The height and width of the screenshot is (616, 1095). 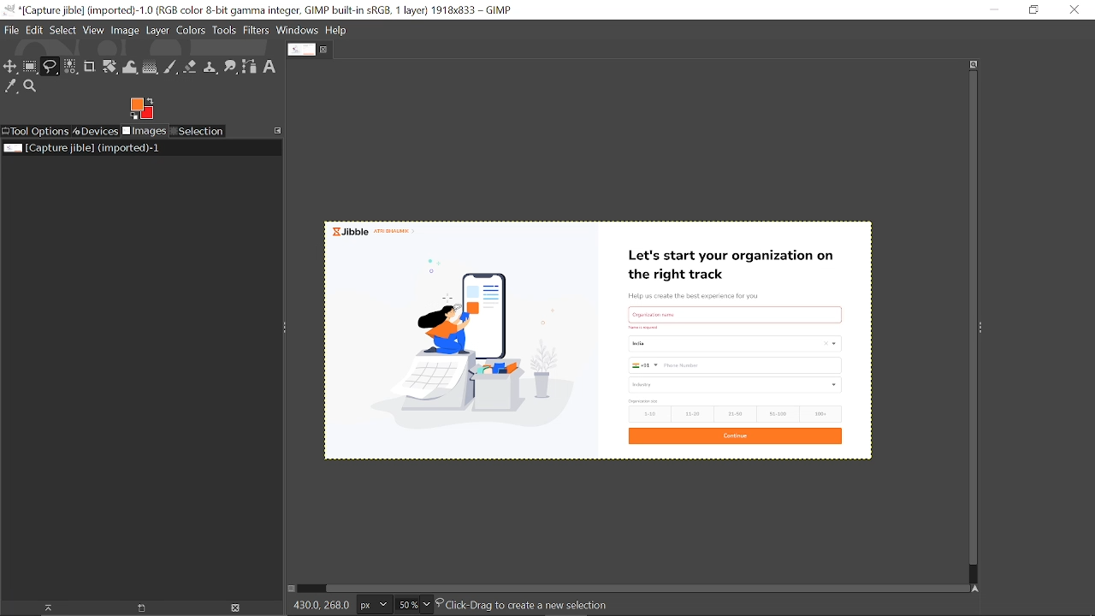 What do you see at coordinates (94, 30) in the screenshot?
I see `View` at bounding box center [94, 30].